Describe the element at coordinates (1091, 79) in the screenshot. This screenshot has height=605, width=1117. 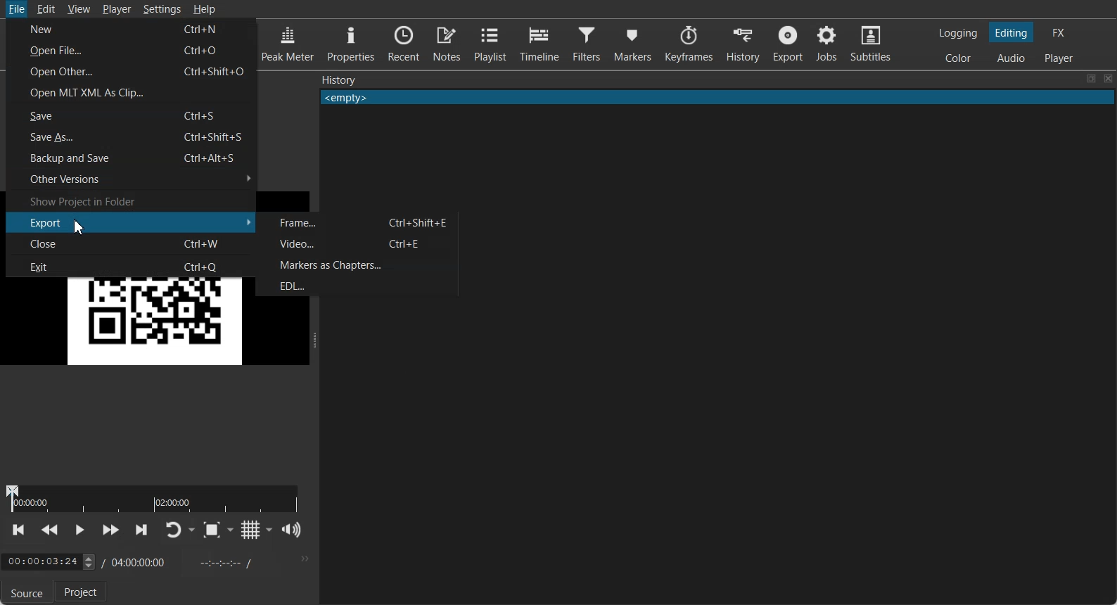
I see `Maximize` at that location.